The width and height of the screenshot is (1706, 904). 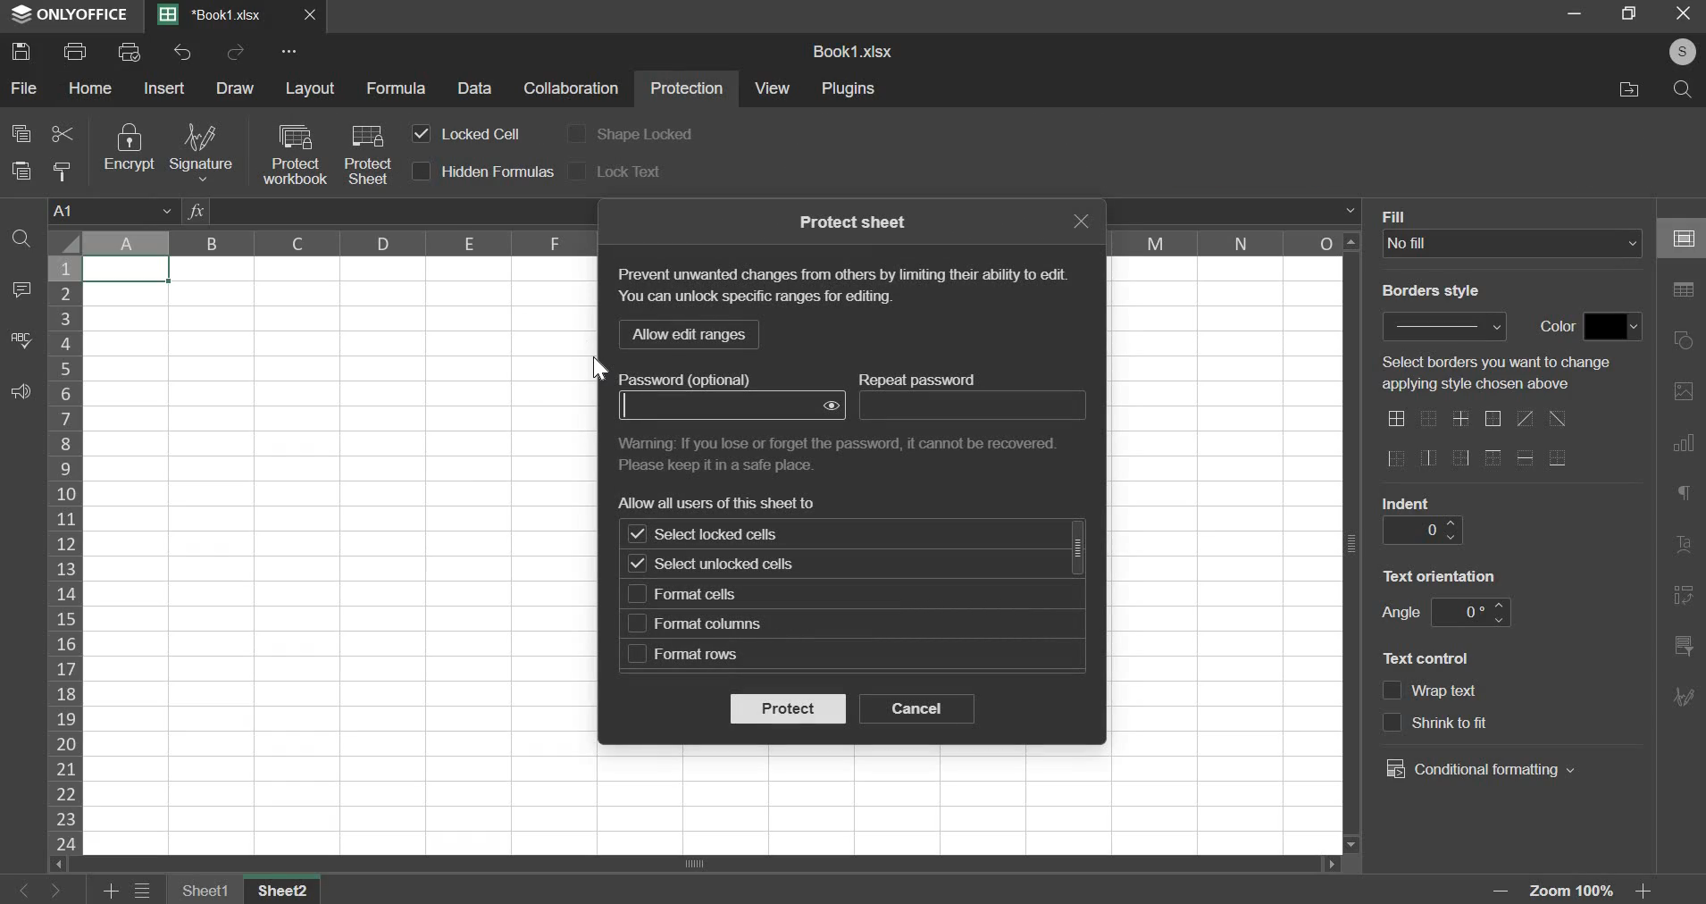 What do you see at coordinates (113, 891) in the screenshot?
I see `add` at bounding box center [113, 891].